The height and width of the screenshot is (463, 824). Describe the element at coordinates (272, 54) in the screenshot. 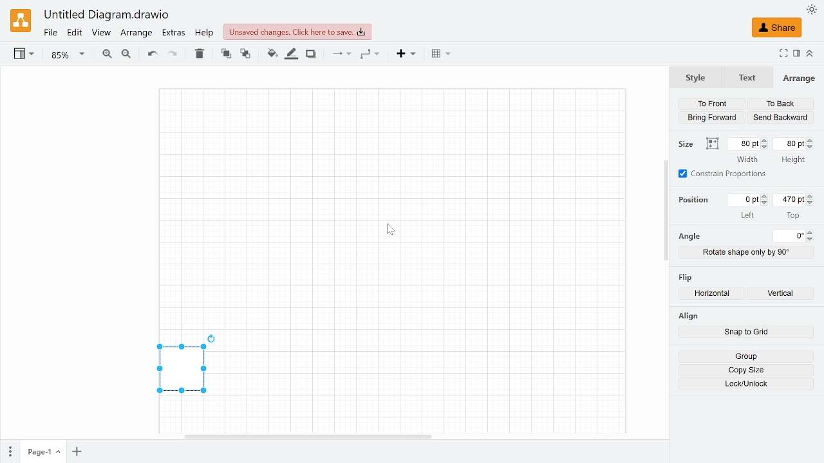

I see `Fill color` at that location.